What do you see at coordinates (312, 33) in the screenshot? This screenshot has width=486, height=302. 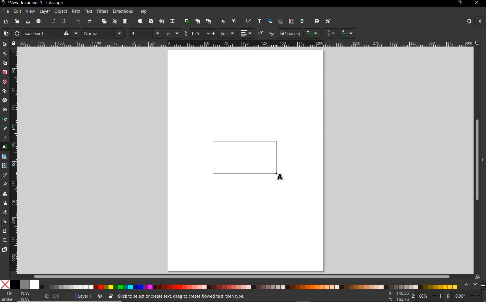 I see `Paragraph styles` at bounding box center [312, 33].